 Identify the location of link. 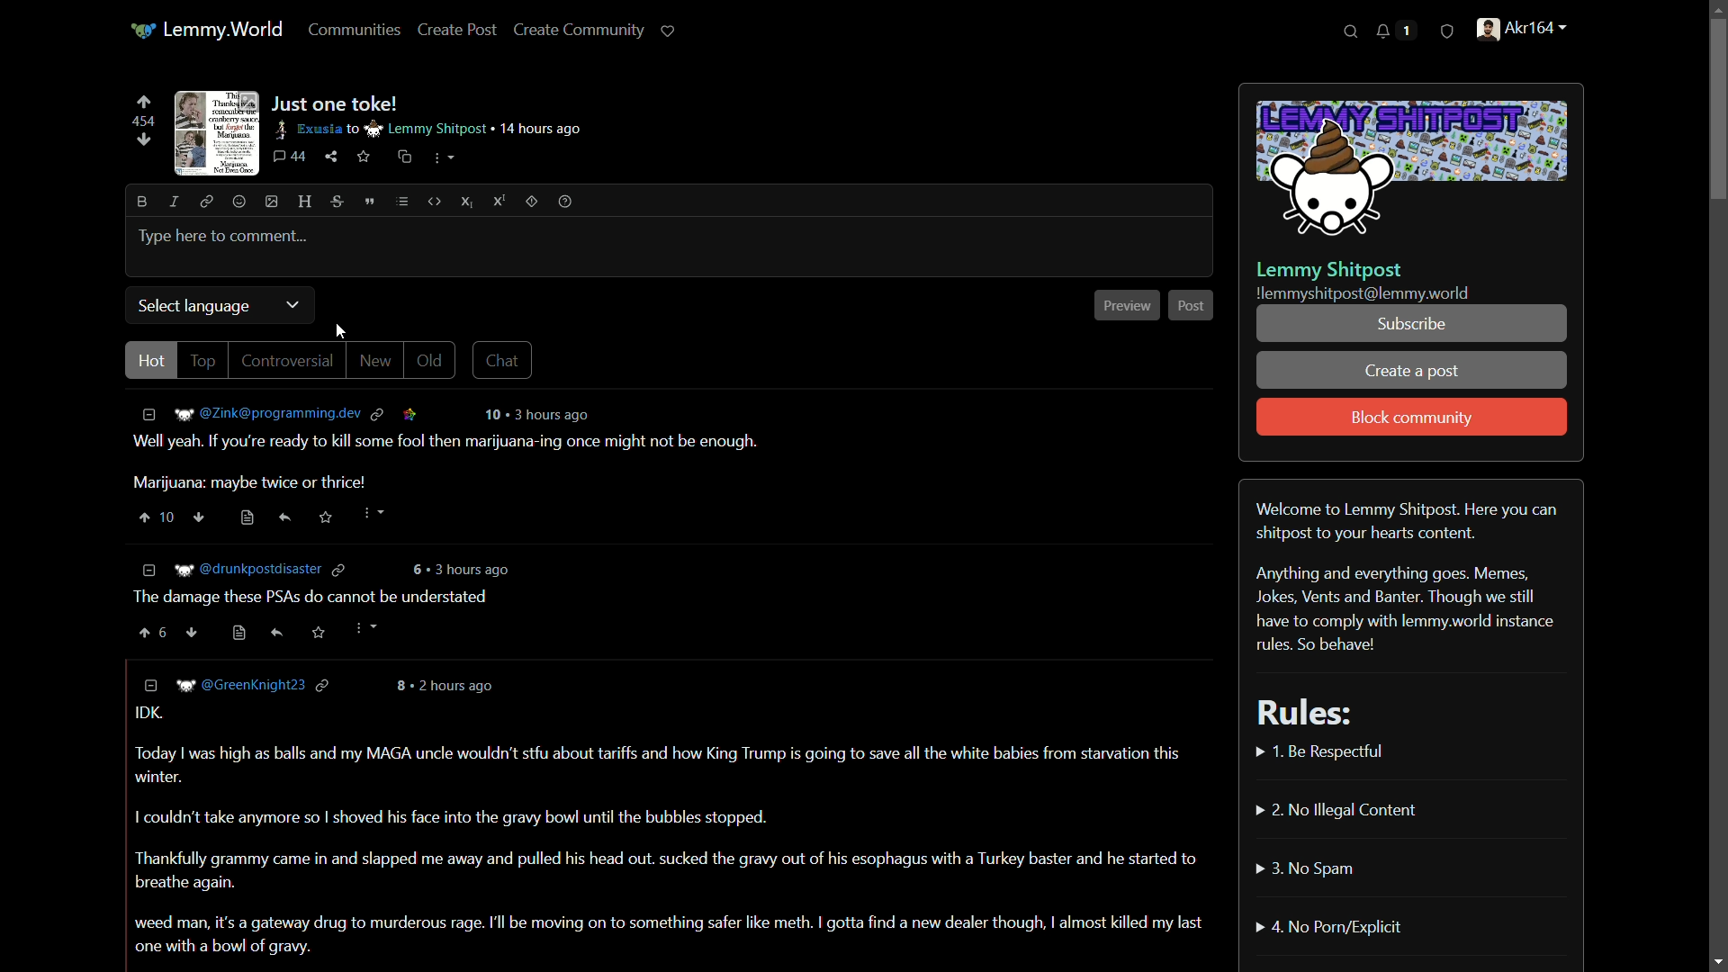
(412, 413).